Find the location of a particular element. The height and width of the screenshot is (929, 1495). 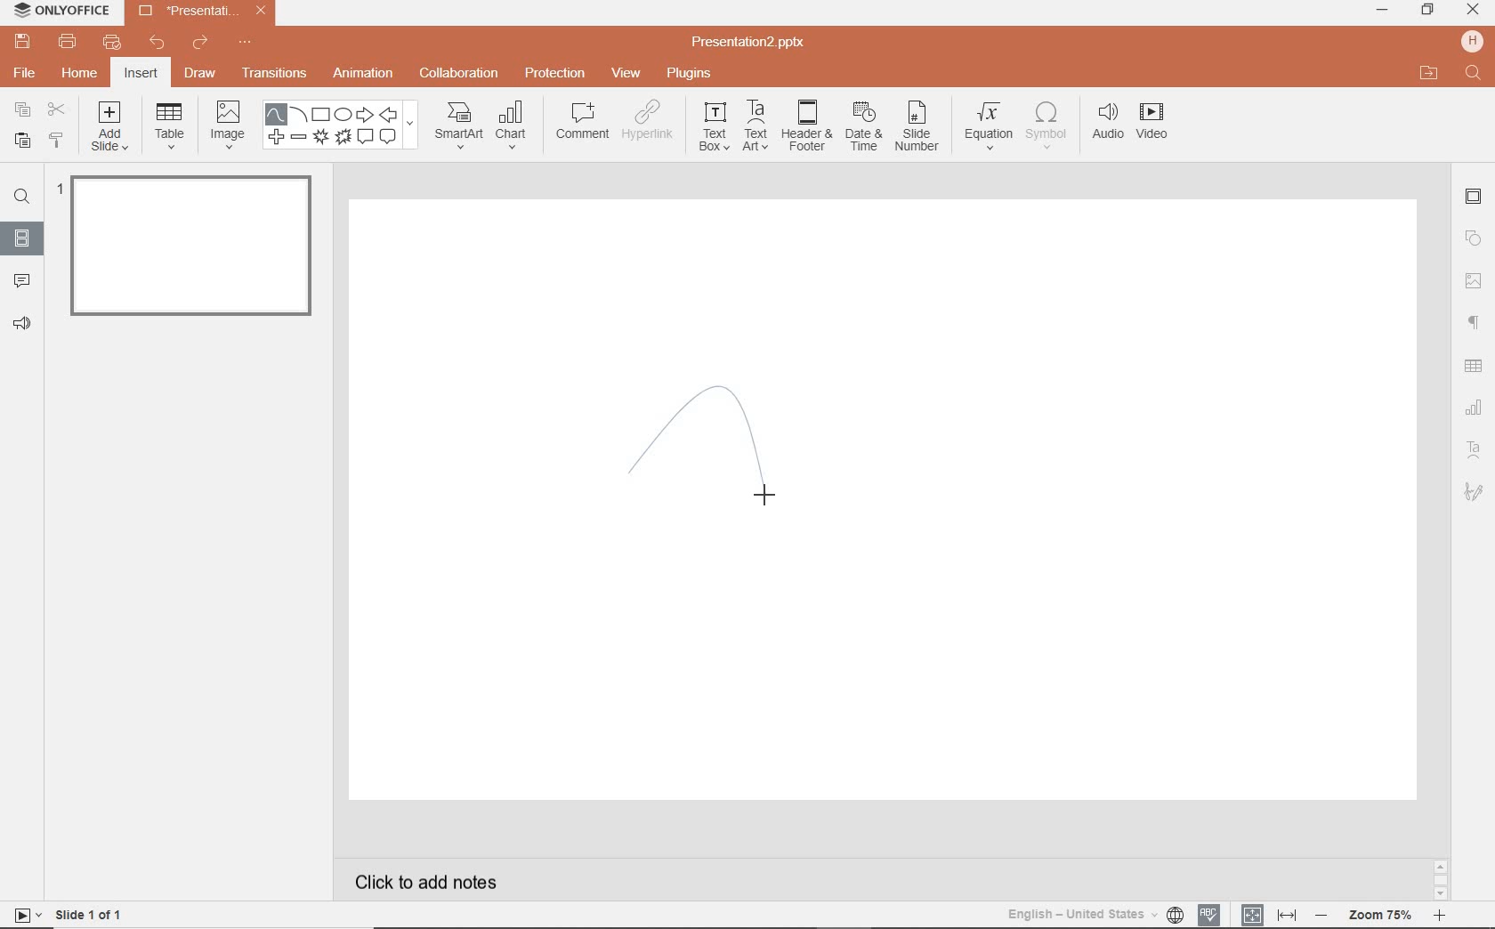

SIGNATURE is located at coordinates (1475, 493).